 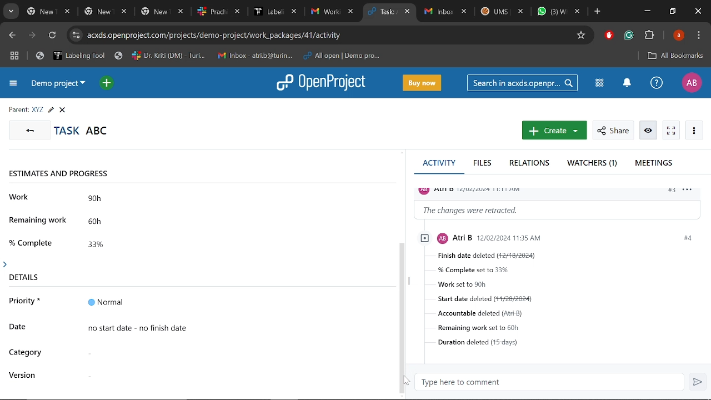 What do you see at coordinates (673, 11) in the screenshot?
I see `Restore down` at bounding box center [673, 11].